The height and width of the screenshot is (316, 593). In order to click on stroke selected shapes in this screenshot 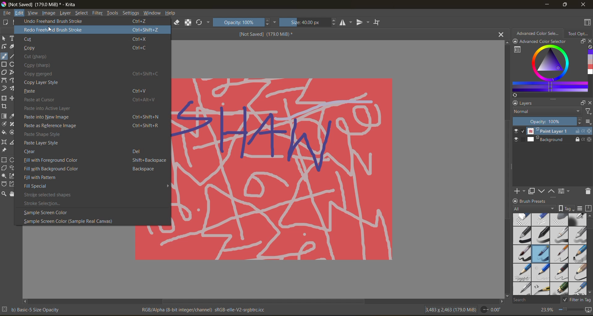, I will do `click(51, 194)`.